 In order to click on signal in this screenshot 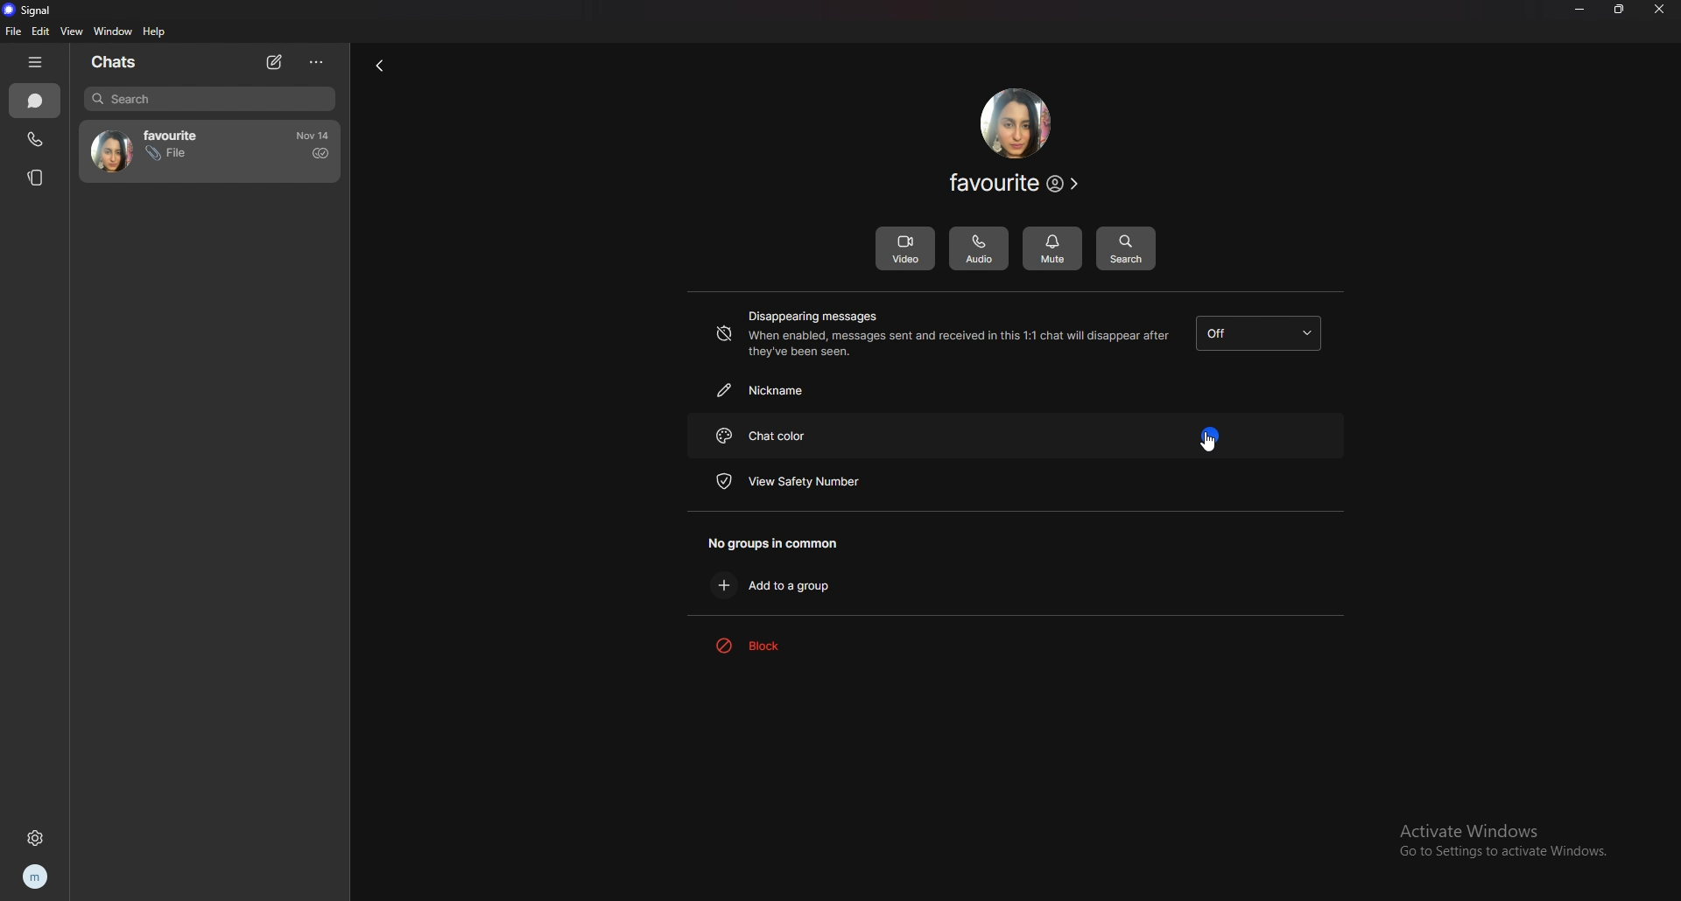, I will do `click(32, 10)`.